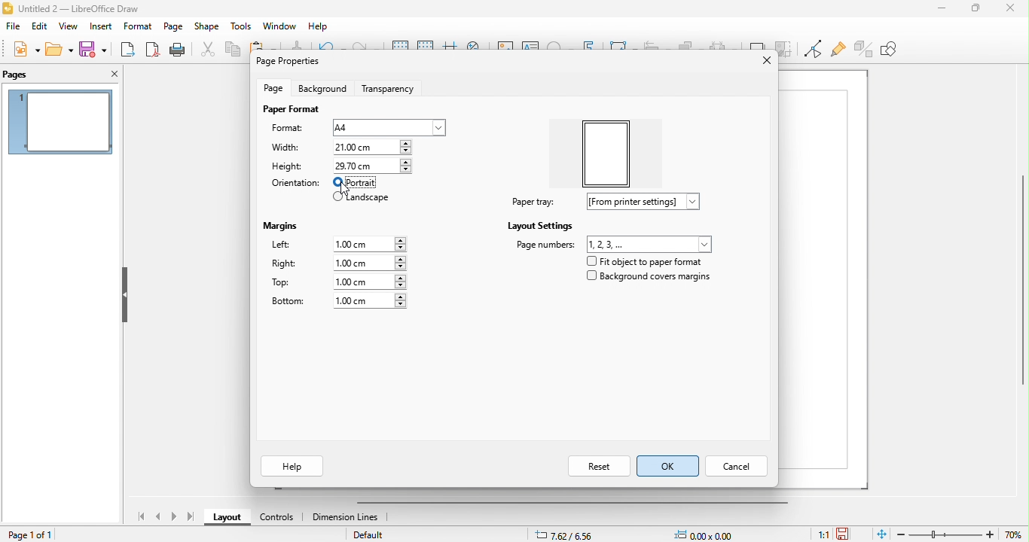  I want to click on 21.00 cm, so click(371, 148).